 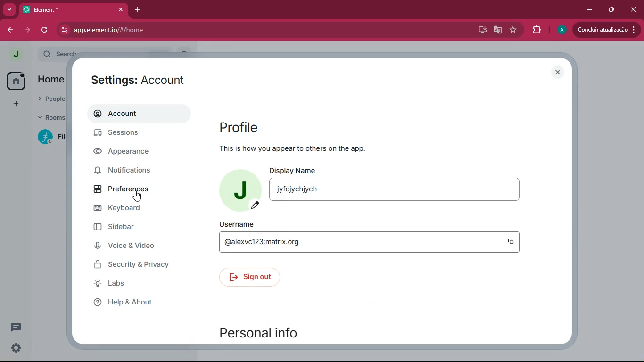 What do you see at coordinates (137, 114) in the screenshot?
I see `account` at bounding box center [137, 114].